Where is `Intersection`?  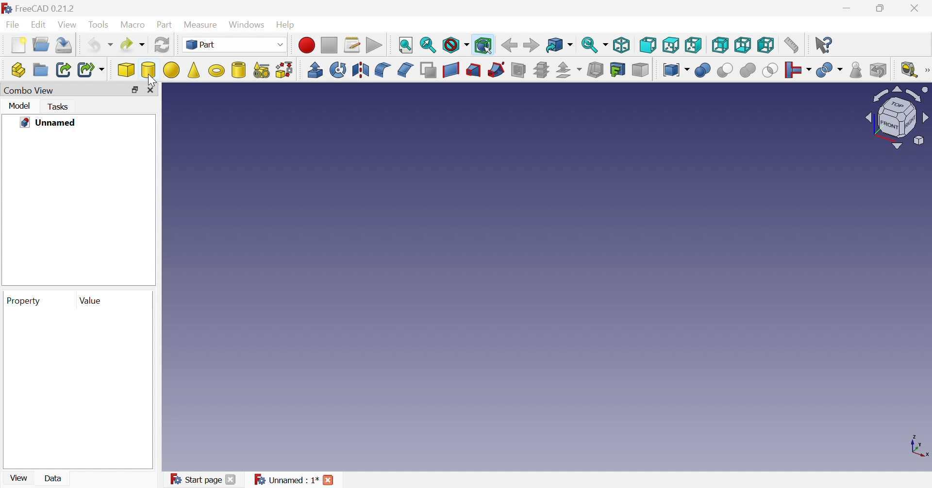 Intersection is located at coordinates (770, 71).